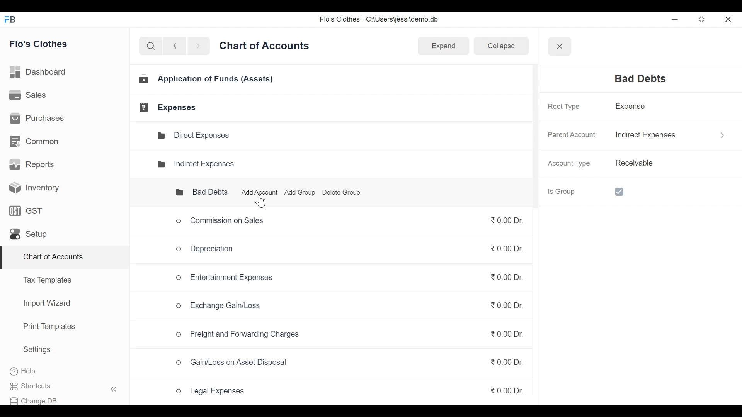  What do you see at coordinates (260, 201) in the screenshot?
I see `Cursor` at bounding box center [260, 201].